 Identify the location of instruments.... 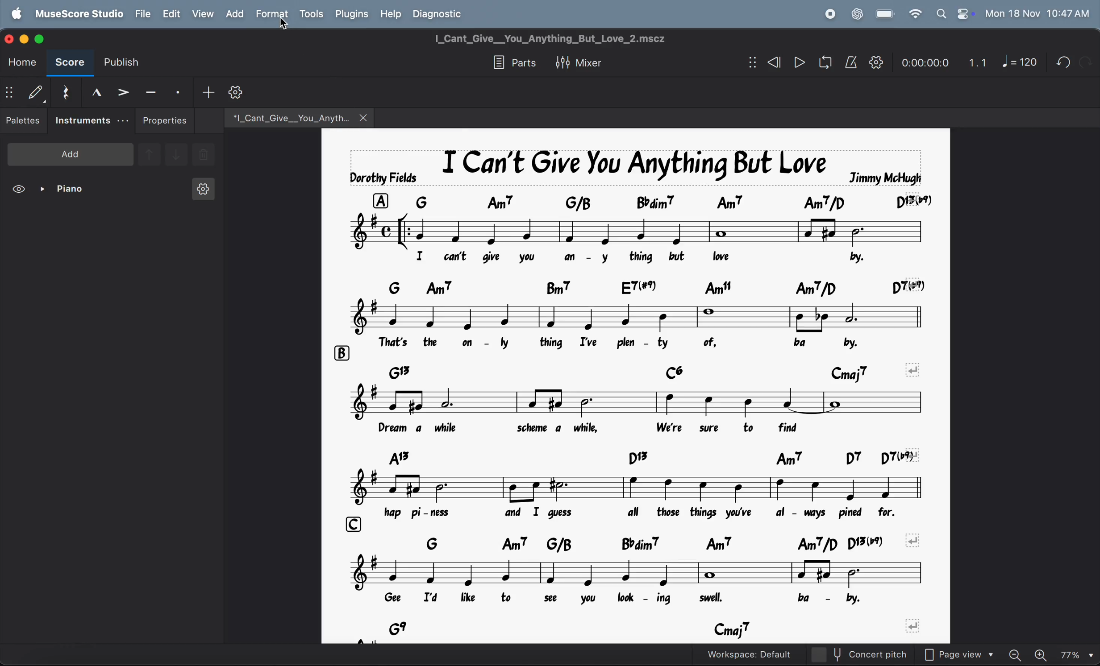
(91, 121).